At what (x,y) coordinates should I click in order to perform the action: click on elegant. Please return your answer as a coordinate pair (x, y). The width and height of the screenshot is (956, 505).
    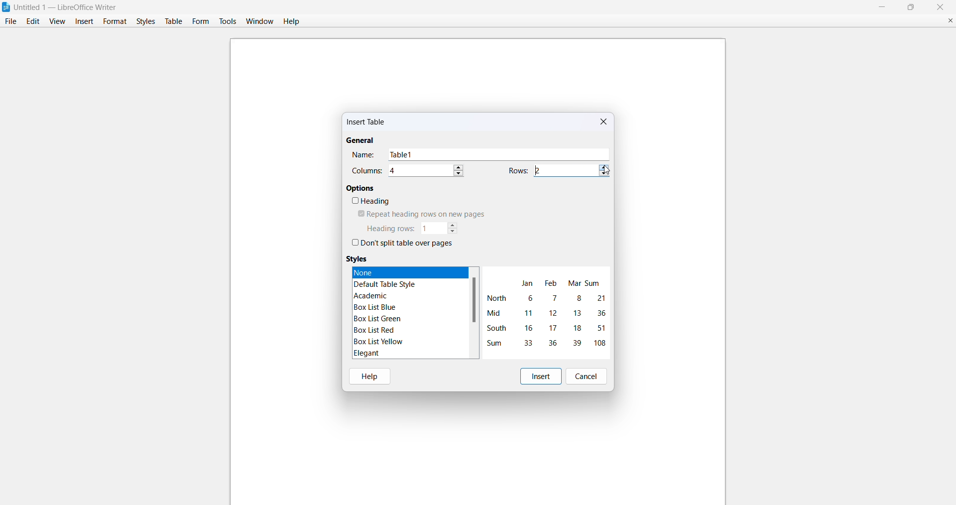
    Looking at the image, I should click on (365, 353).